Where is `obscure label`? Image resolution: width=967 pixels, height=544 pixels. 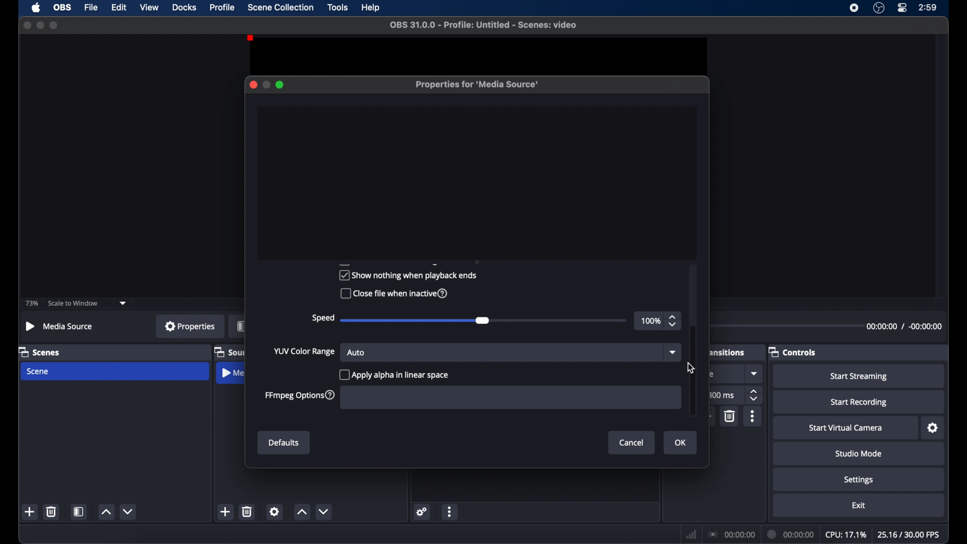 obscure label is located at coordinates (233, 373).